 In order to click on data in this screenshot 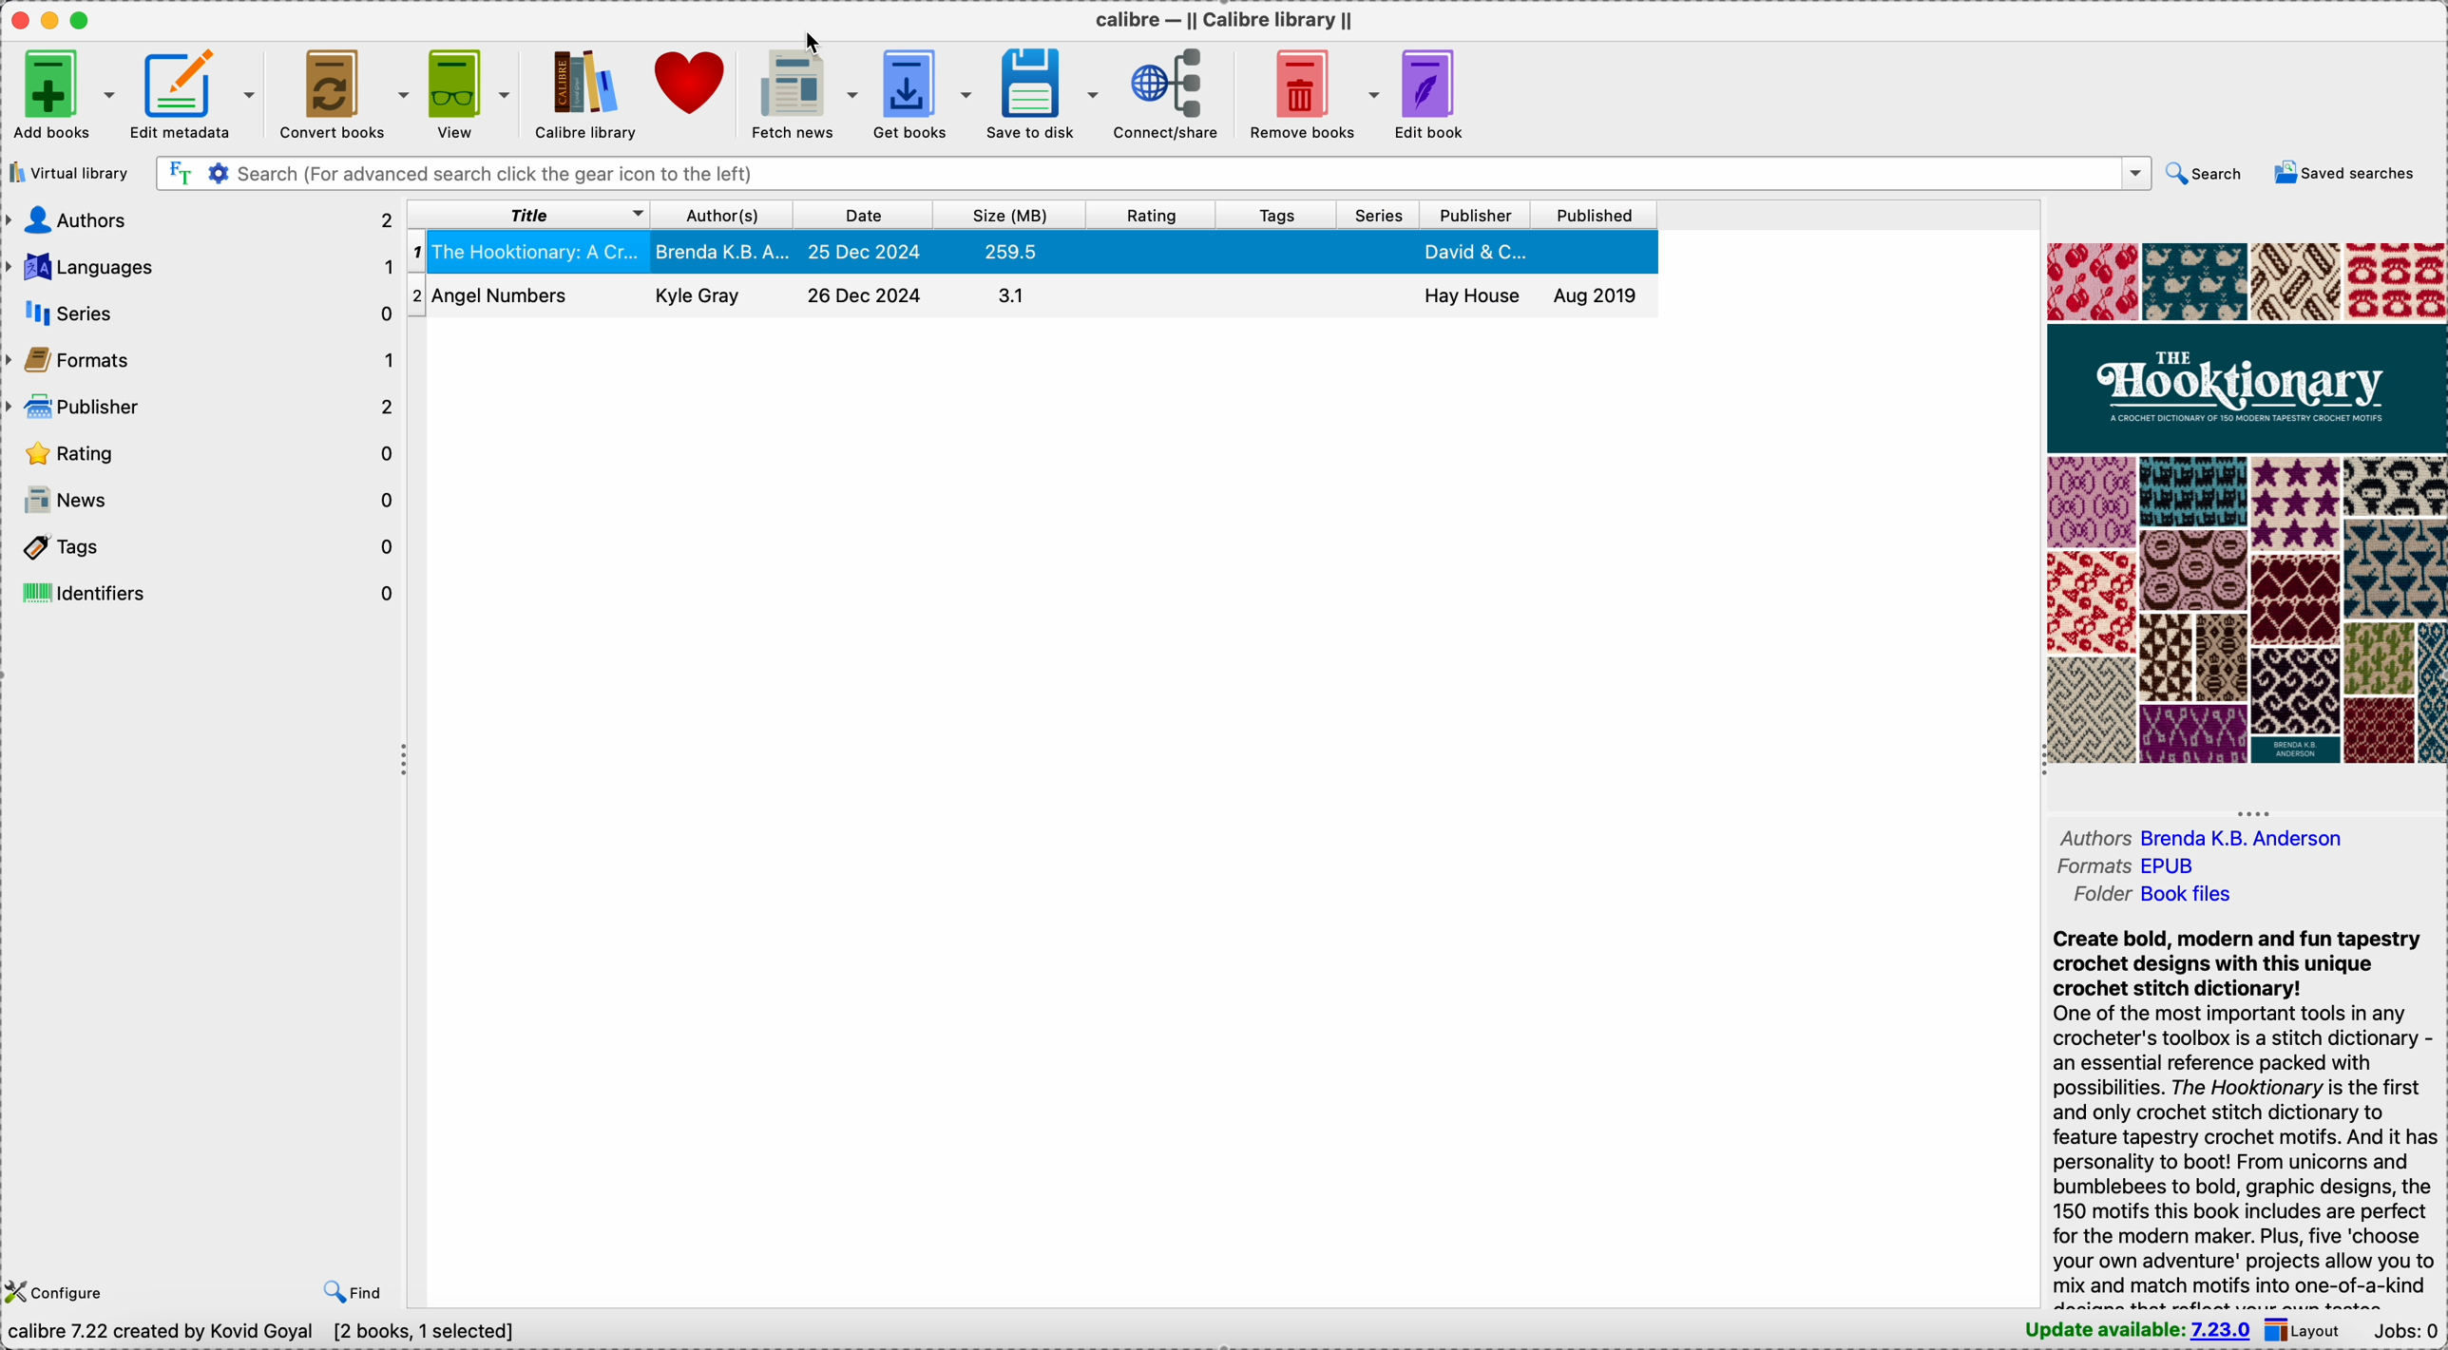, I will do `click(265, 1336)`.